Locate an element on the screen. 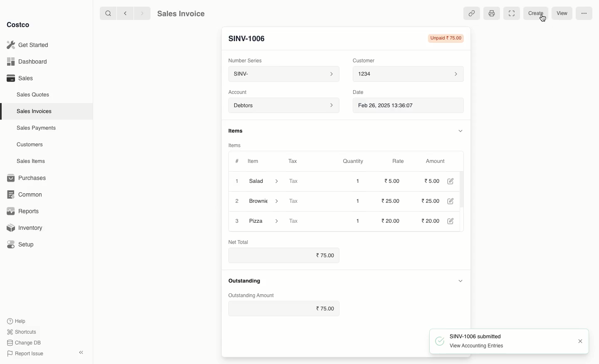 The height and width of the screenshot is (364, 599). 2 is located at coordinates (236, 201).